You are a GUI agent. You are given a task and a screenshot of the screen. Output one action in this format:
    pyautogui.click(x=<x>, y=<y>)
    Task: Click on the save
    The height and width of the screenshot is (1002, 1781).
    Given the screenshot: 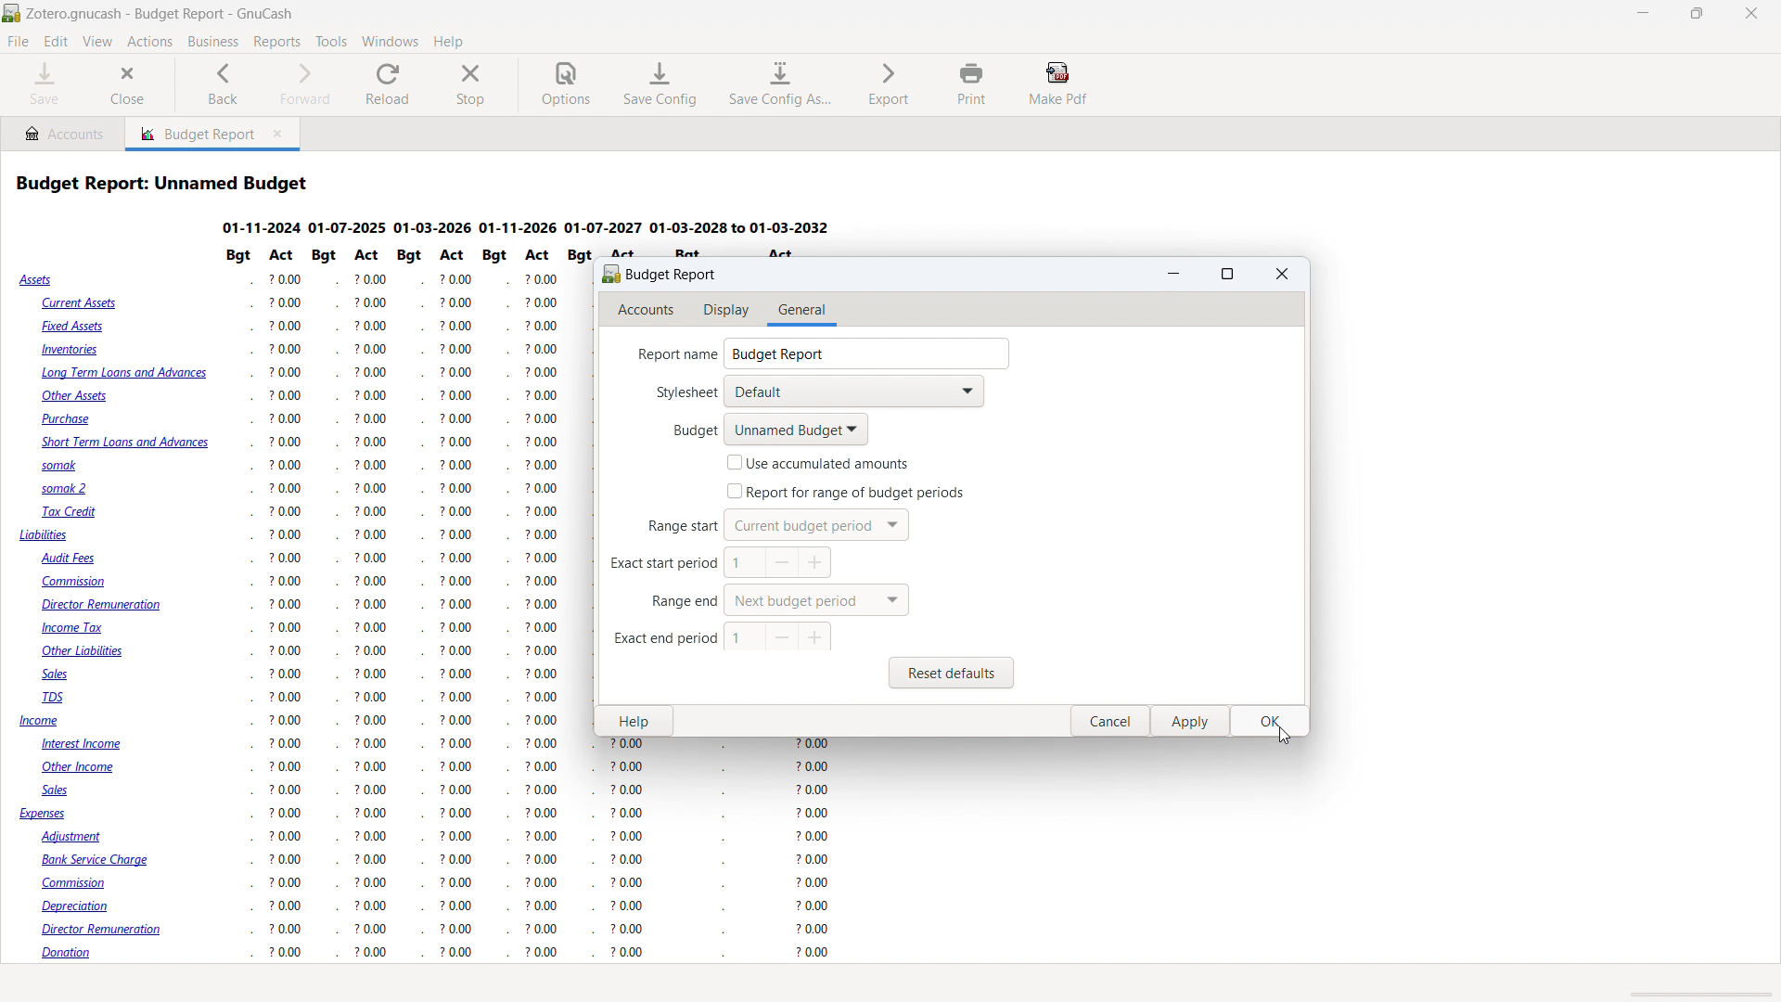 What is the action you would take?
    pyautogui.click(x=45, y=84)
    